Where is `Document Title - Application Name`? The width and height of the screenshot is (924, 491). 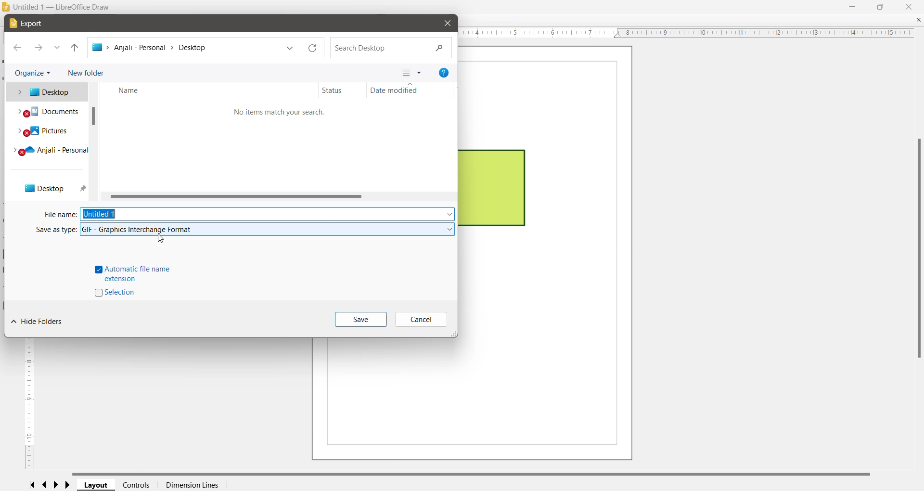 Document Title - Application Name is located at coordinates (64, 7).